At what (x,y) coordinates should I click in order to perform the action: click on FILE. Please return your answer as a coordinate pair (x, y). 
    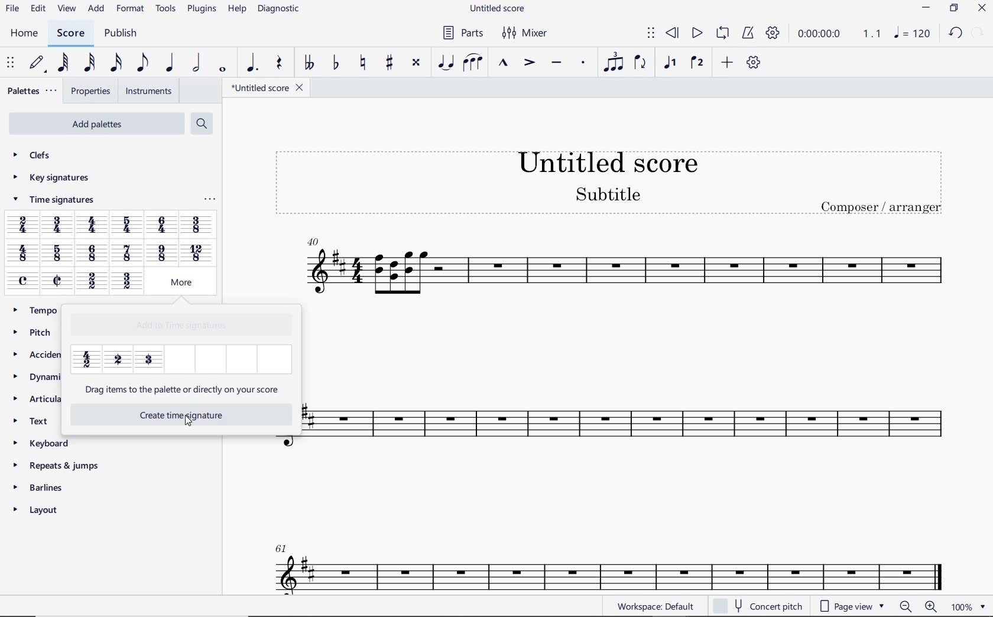
    Looking at the image, I should click on (12, 9).